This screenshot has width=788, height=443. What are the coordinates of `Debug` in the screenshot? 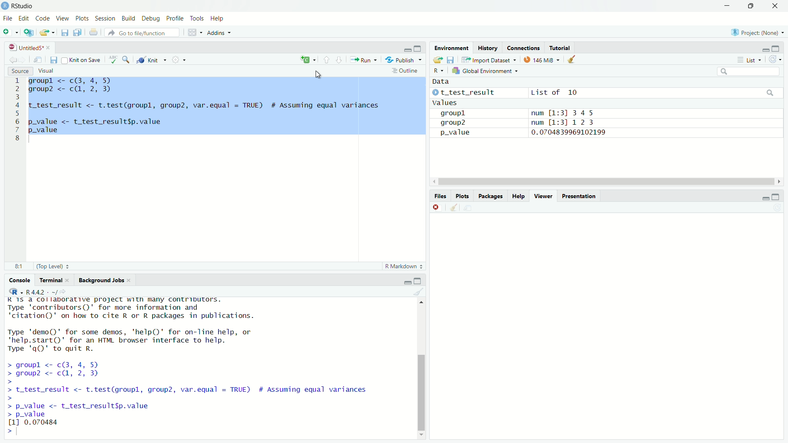 It's located at (150, 17).